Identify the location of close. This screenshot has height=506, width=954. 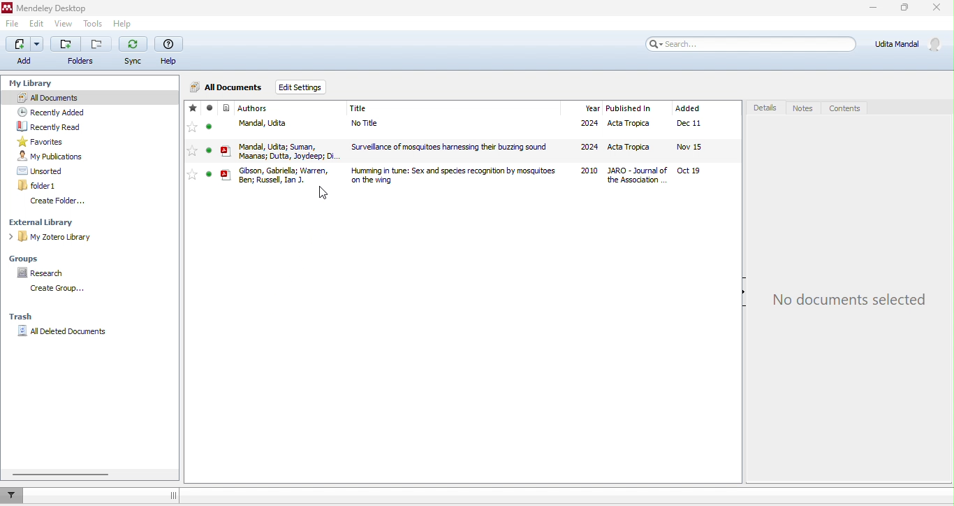
(936, 10).